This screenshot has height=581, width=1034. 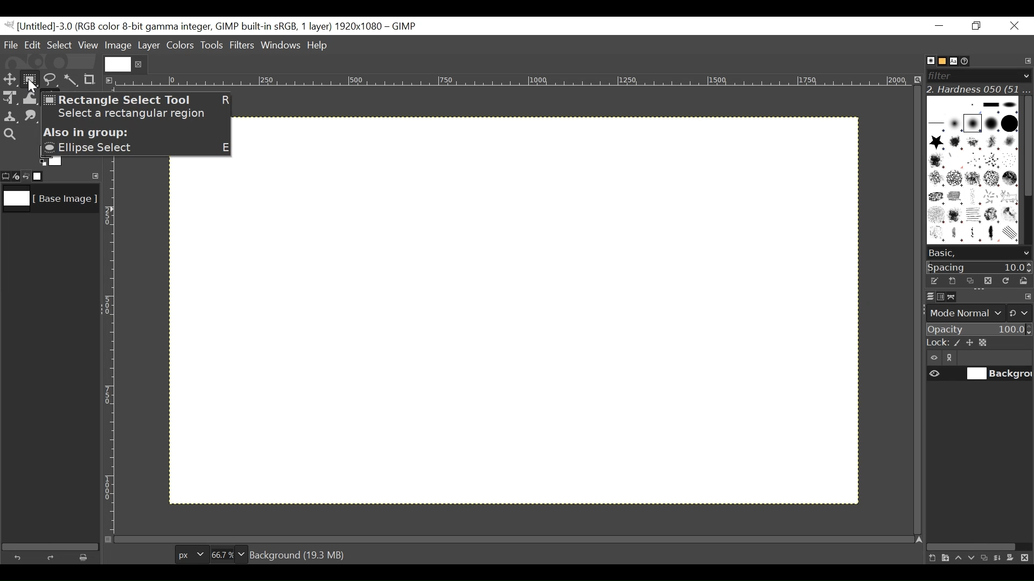 I want to click on Configure tab, so click(x=1026, y=61).